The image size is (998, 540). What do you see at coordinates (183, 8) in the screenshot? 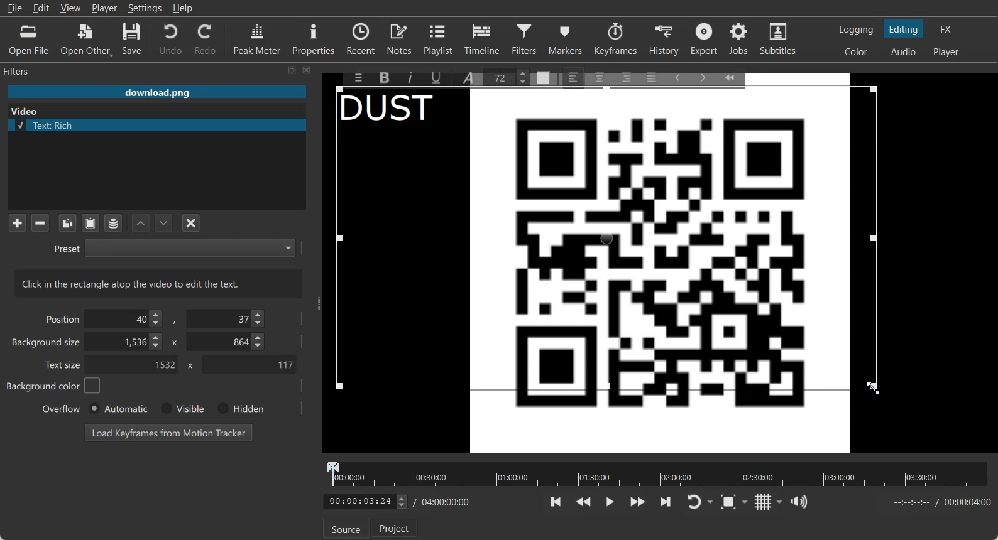
I see `Help` at bounding box center [183, 8].